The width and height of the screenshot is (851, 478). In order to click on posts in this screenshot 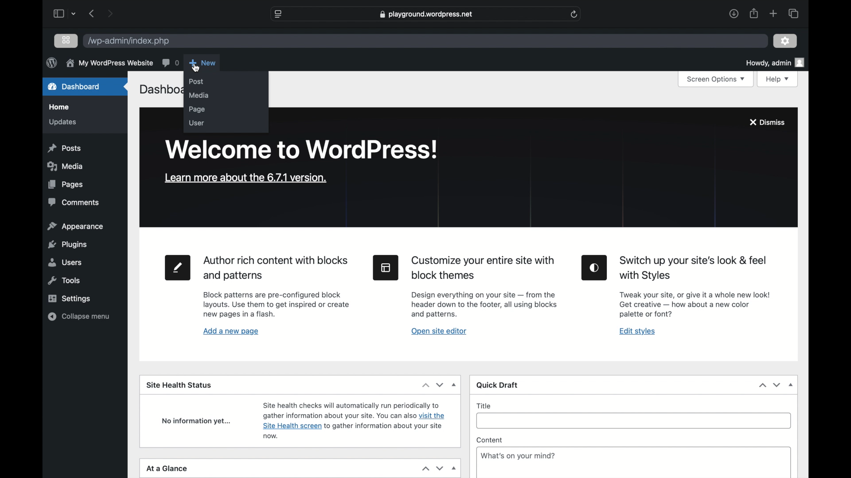, I will do `click(64, 148)`.